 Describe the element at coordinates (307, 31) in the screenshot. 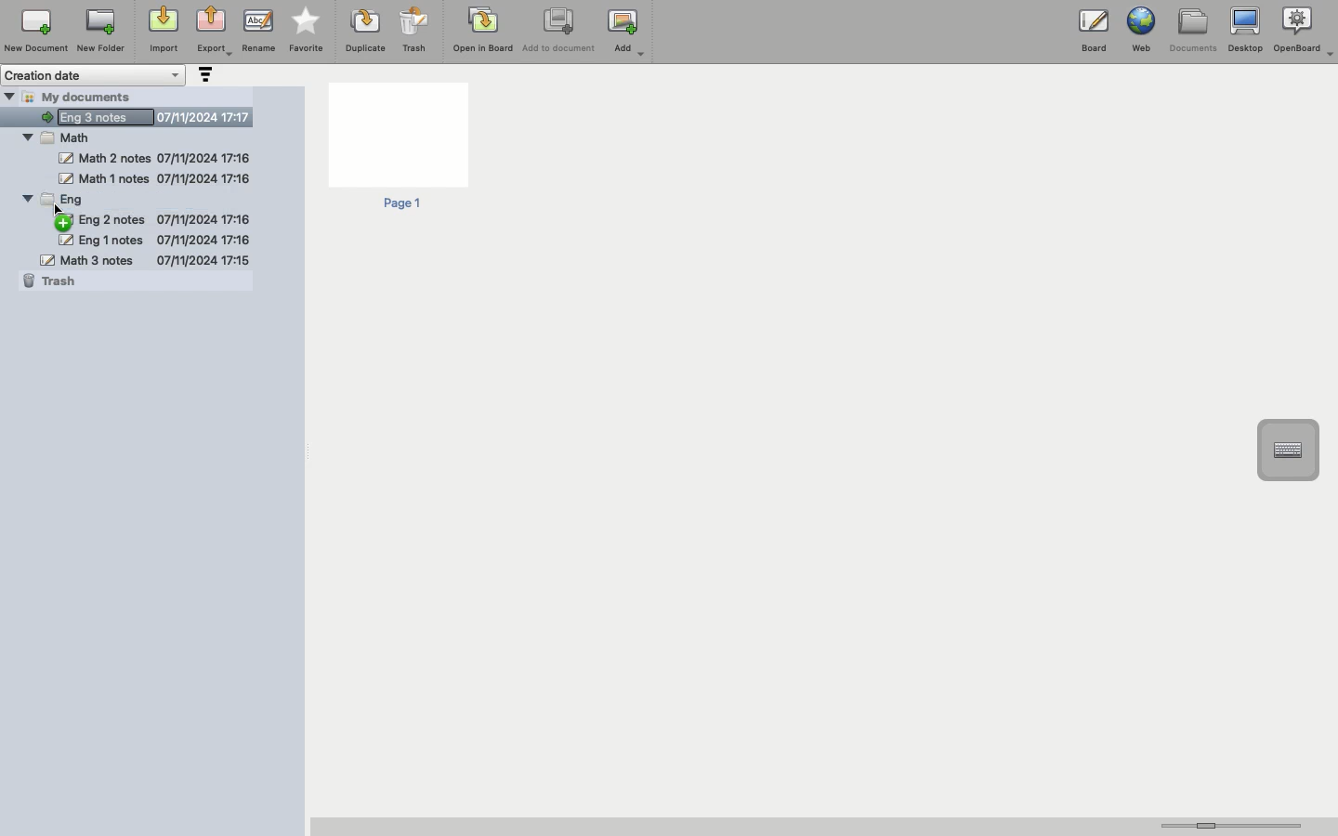

I see `Favorite` at that location.